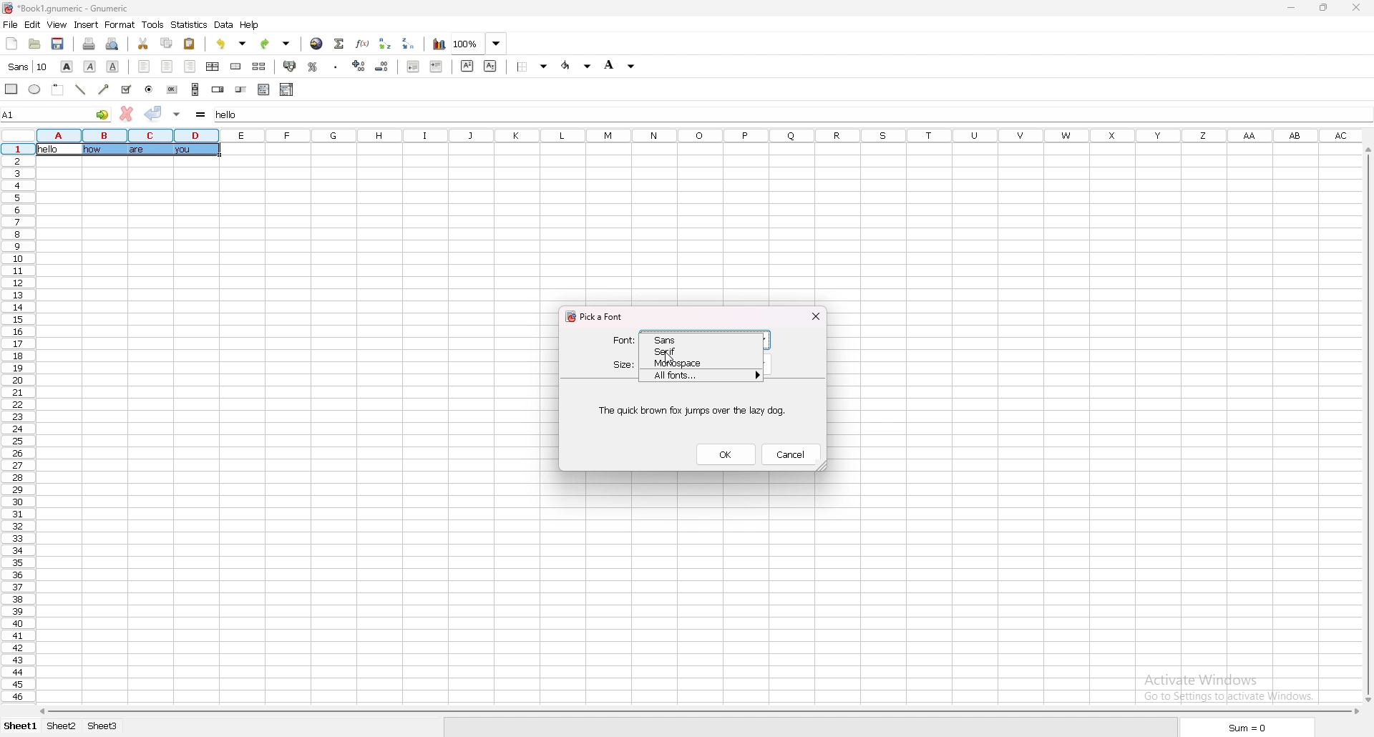  I want to click on sheet, so click(104, 726).